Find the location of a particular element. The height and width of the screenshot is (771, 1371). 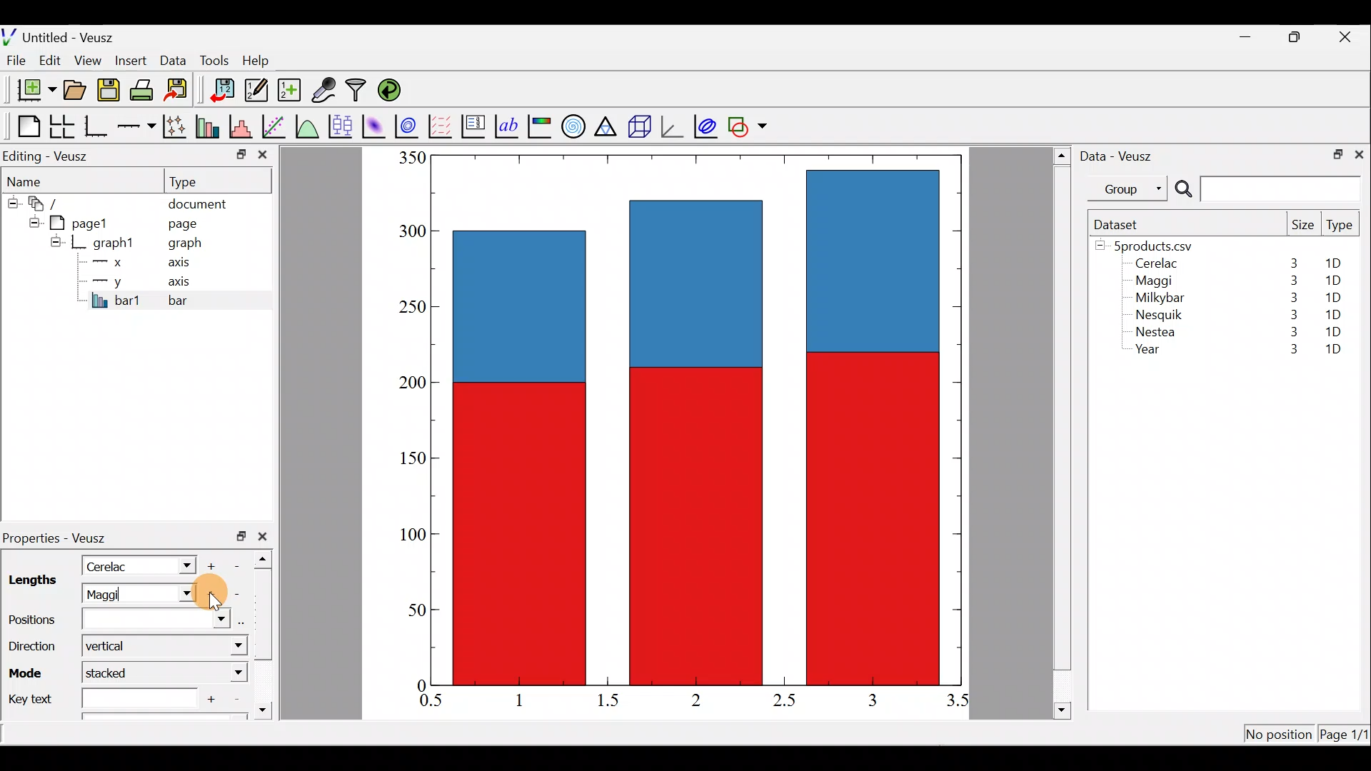

y is located at coordinates (107, 280).